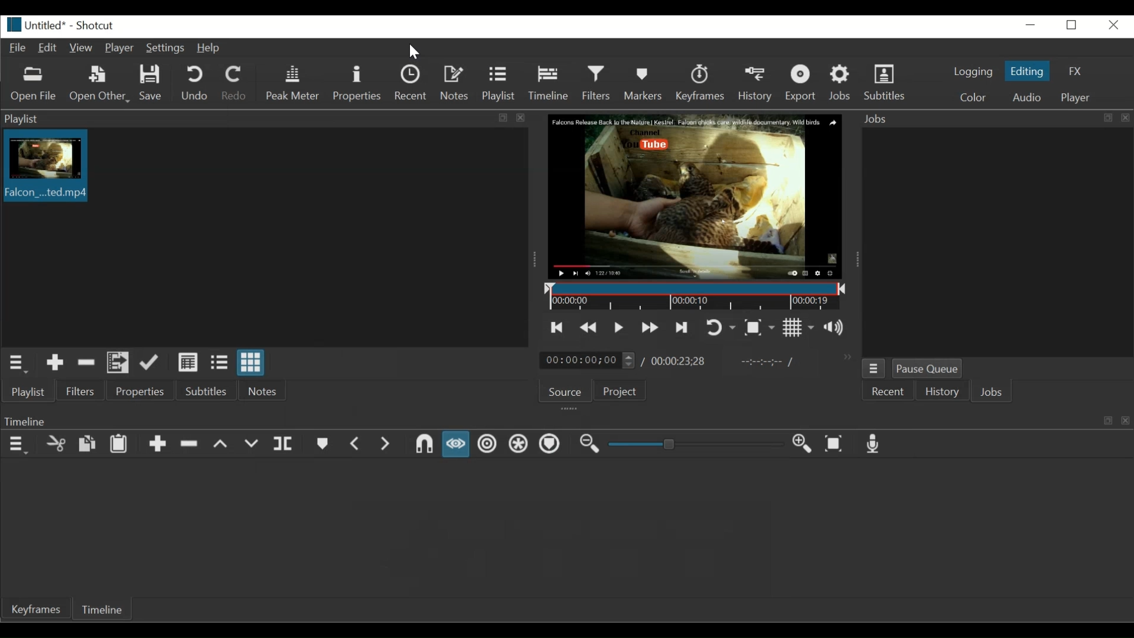  What do you see at coordinates (499, 84) in the screenshot?
I see `Playlist` at bounding box center [499, 84].